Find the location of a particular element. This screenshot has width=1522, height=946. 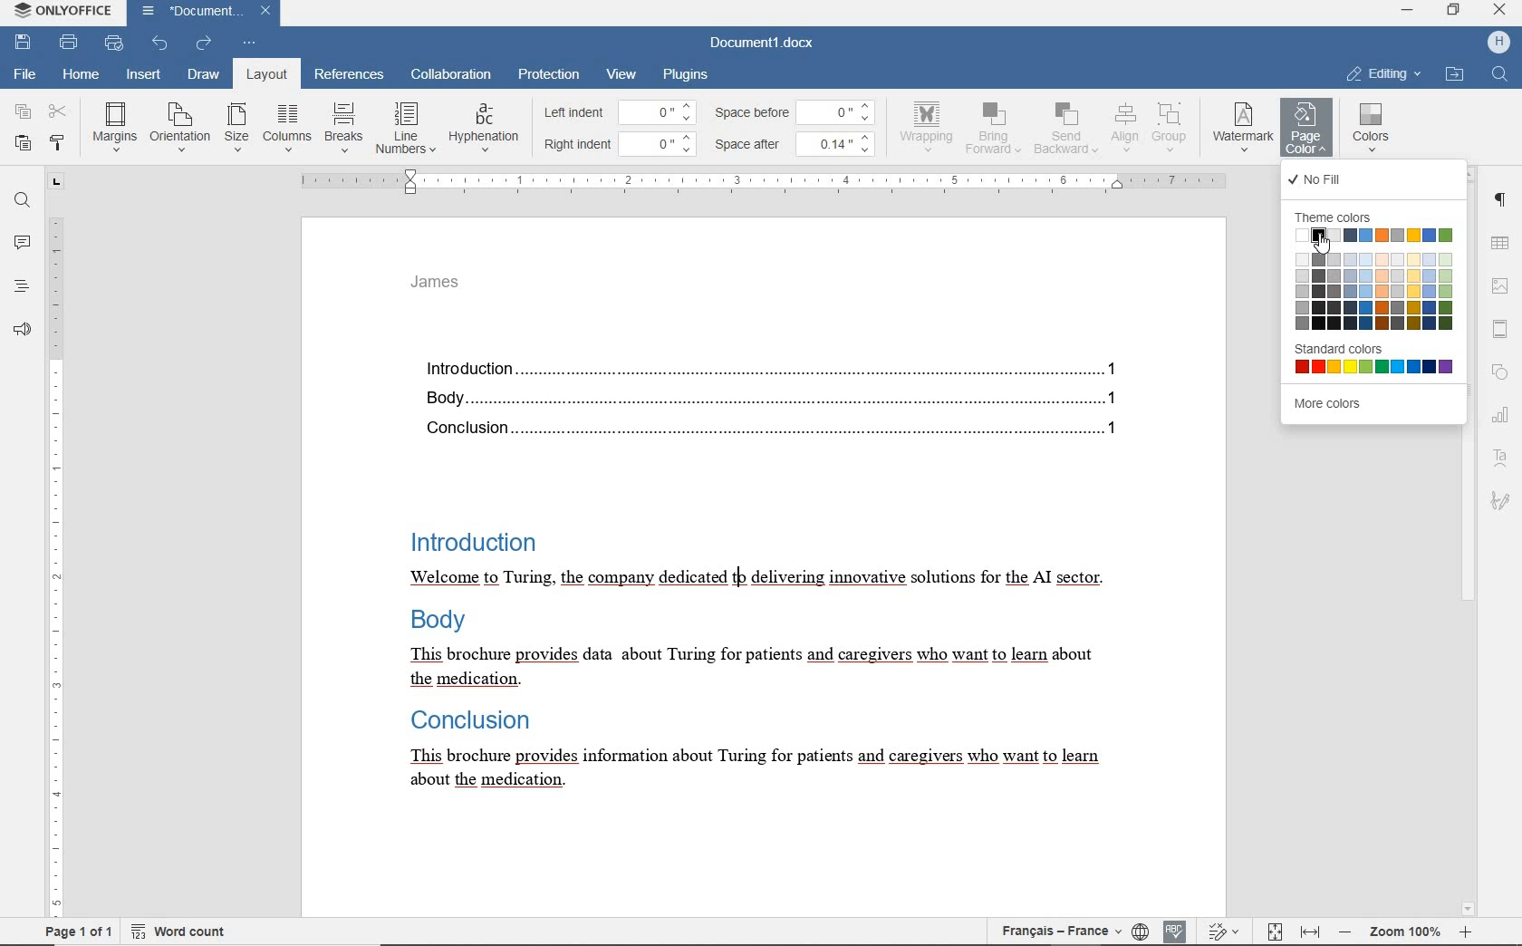

0 is located at coordinates (663, 145).